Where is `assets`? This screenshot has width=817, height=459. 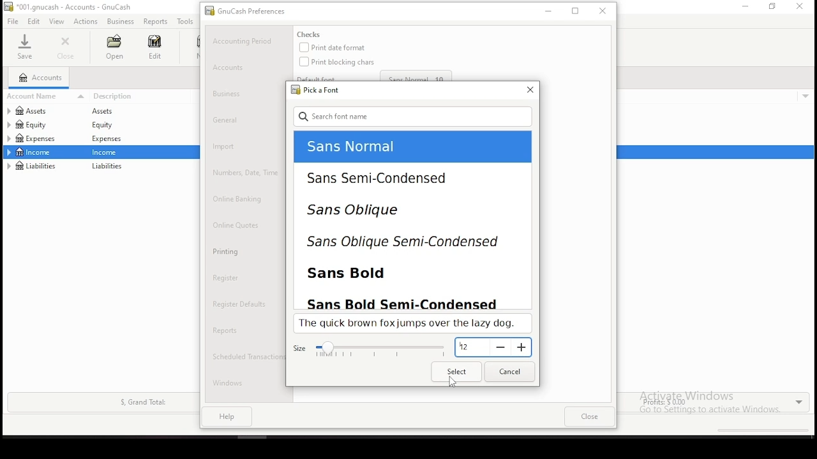 assets is located at coordinates (109, 112).